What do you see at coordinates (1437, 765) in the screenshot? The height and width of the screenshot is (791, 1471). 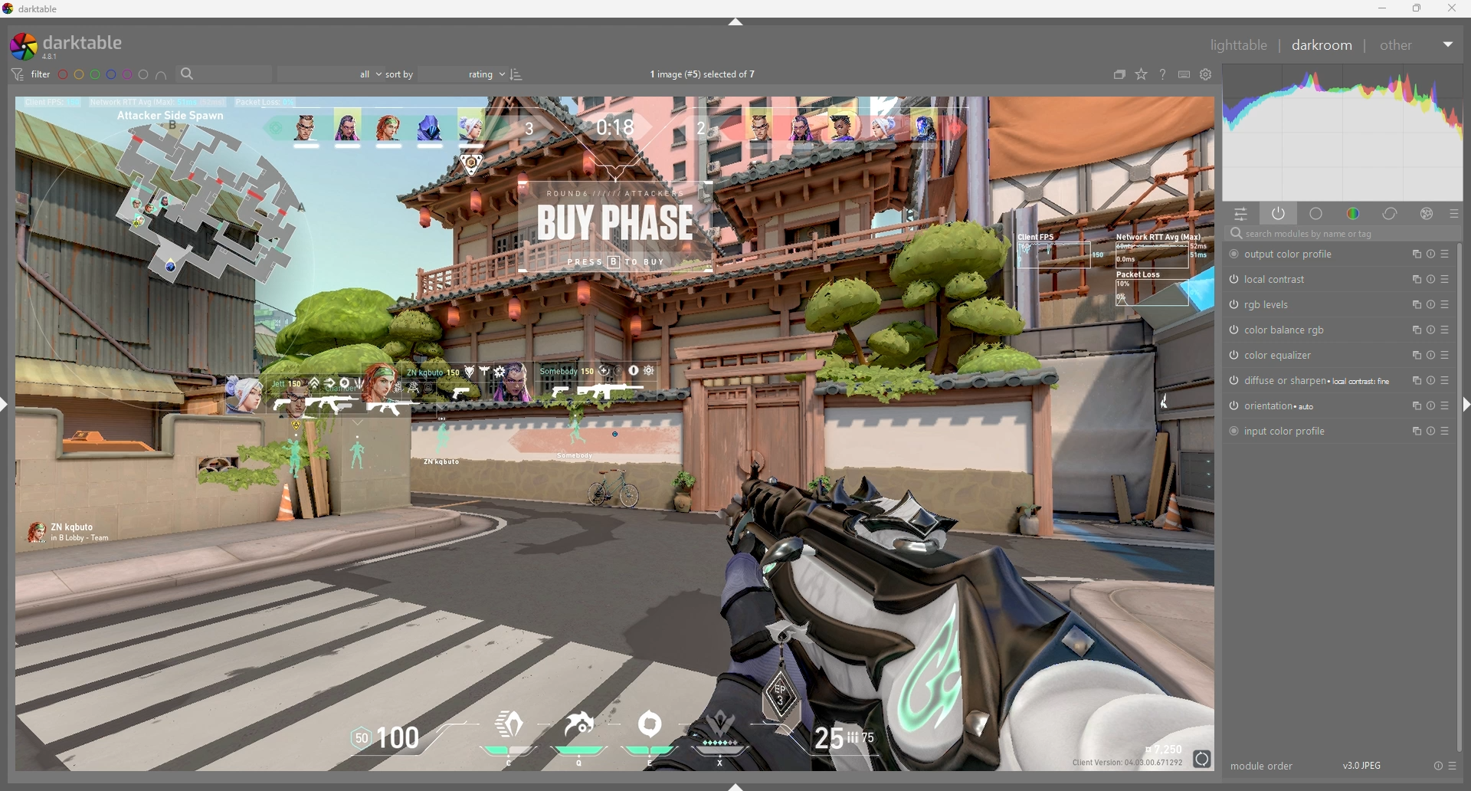 I see `reset` at bounding box center [1437, 765].